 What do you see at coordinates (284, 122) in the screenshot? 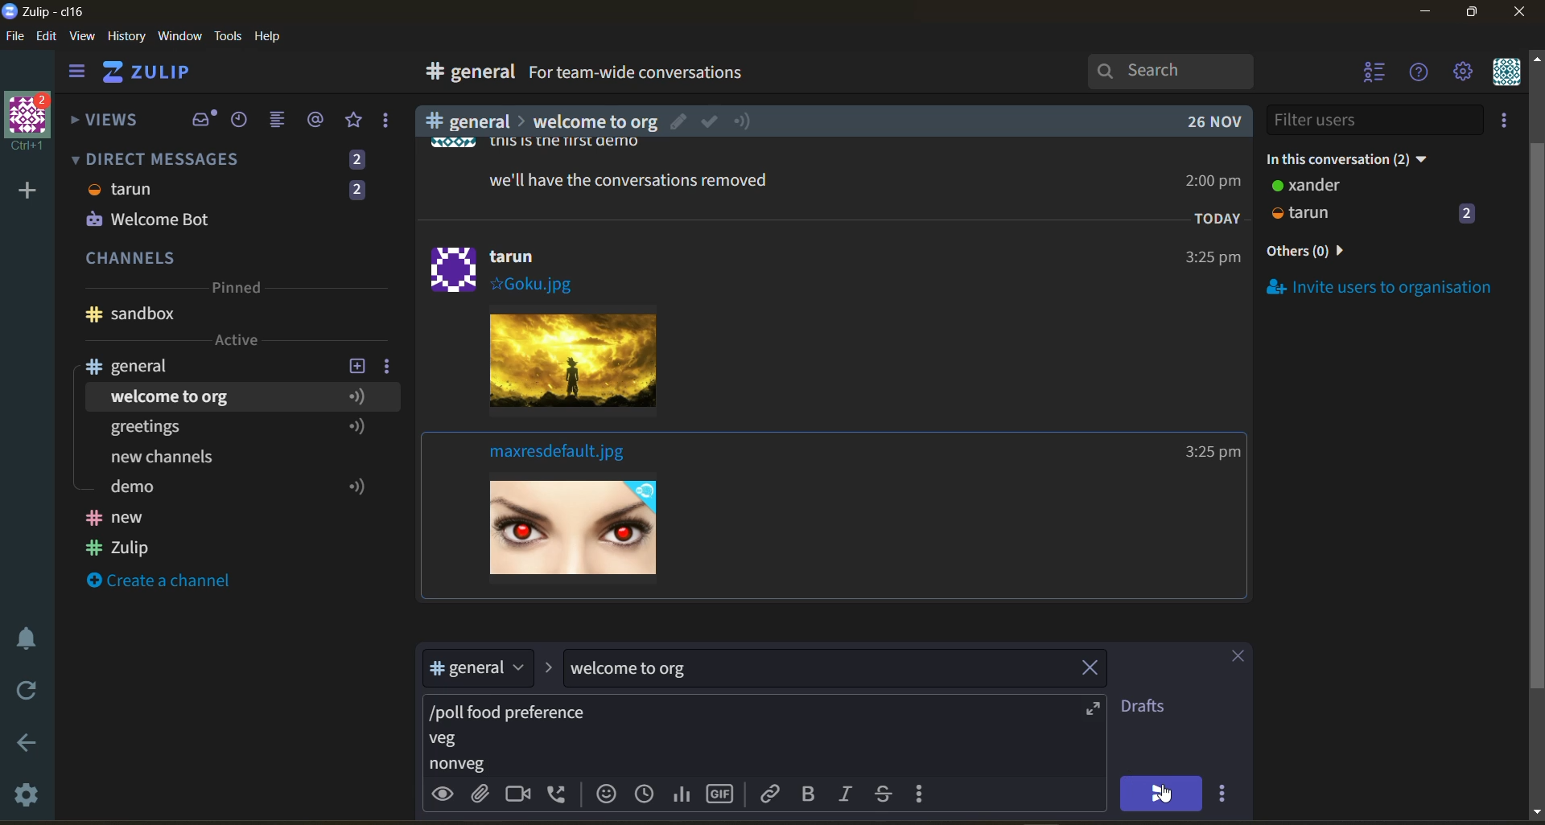
I see `combined feed` at bounding box center [284, 122].